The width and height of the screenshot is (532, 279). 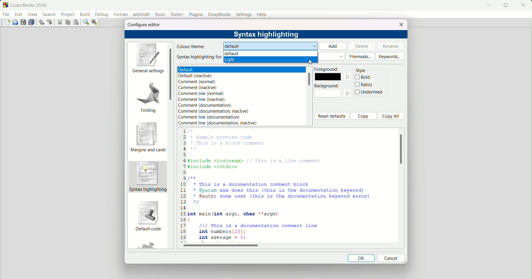 I want to click on default, so click(x=270, y=46).